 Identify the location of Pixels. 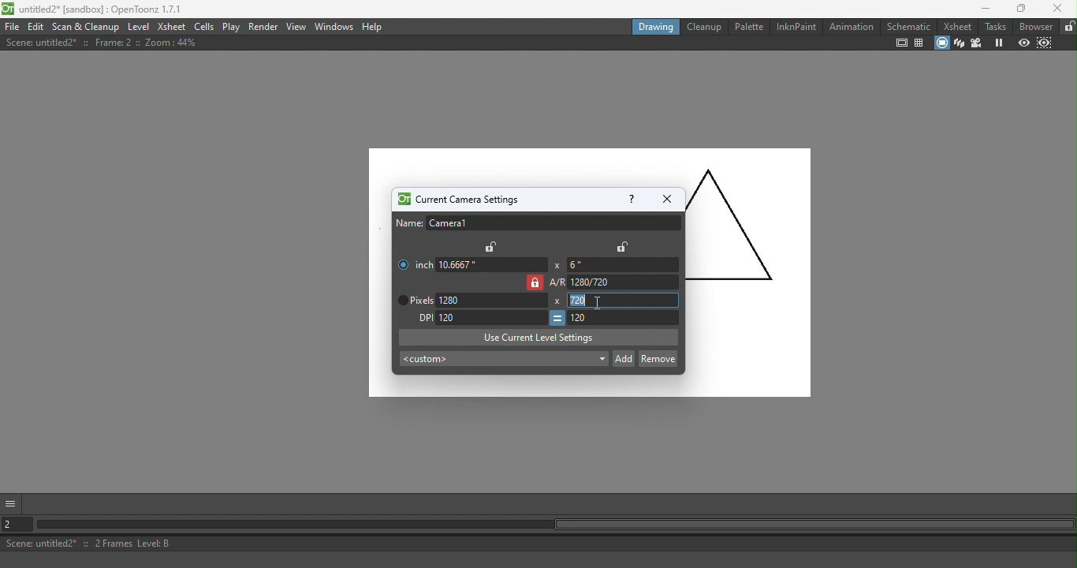
(412, 301).